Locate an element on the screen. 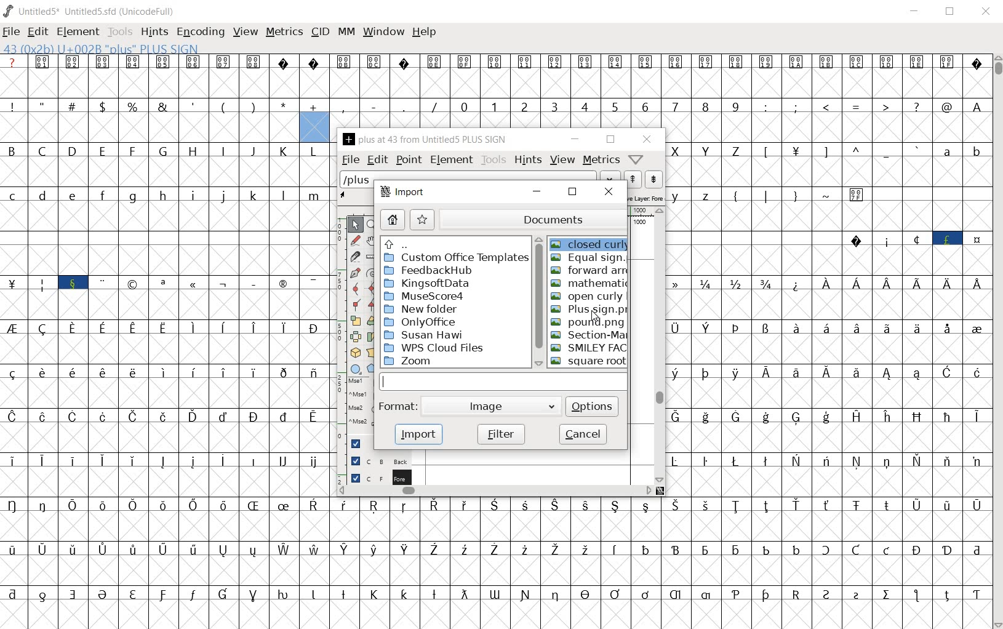  custom offices templates is located at coordinates (456, 258).